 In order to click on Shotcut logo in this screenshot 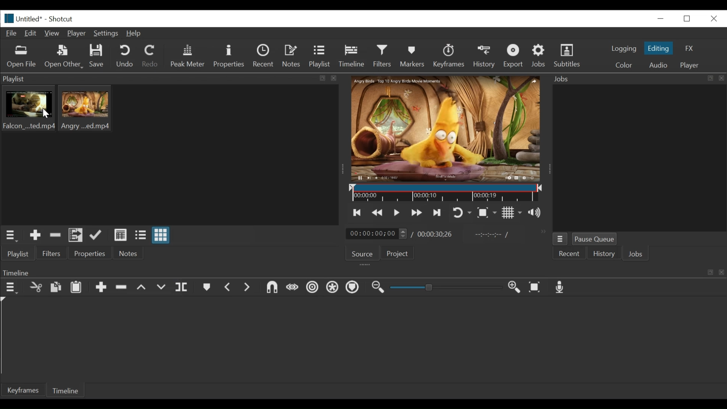, I will do `click(7, 17)`.